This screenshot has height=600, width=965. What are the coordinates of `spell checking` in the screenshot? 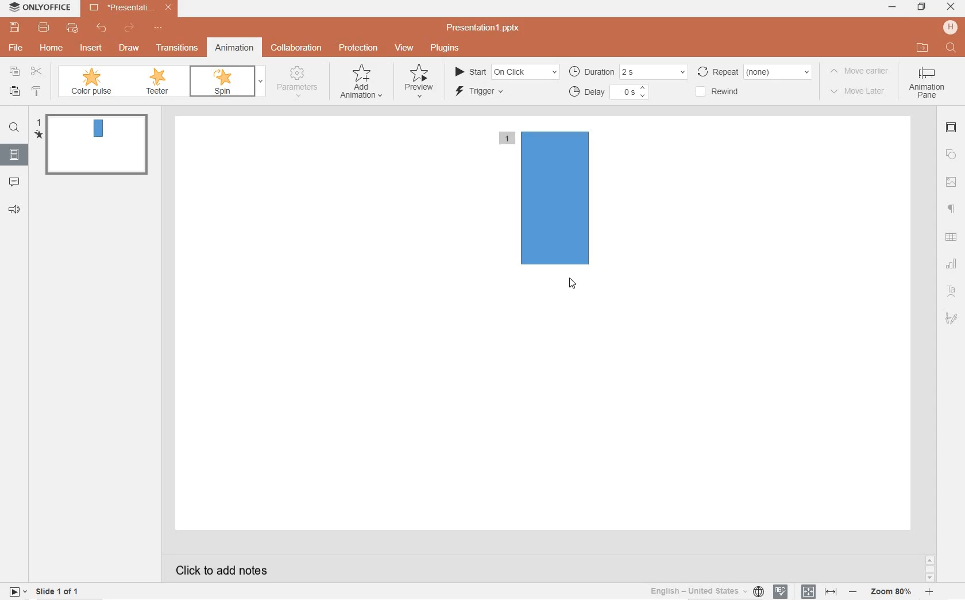 It's located at (780, 592).